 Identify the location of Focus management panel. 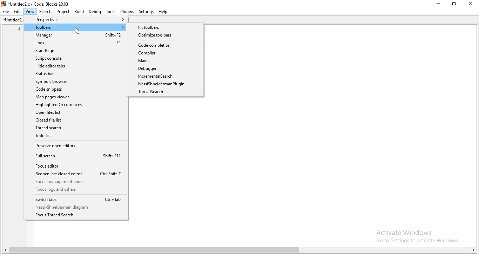
(76, 182).